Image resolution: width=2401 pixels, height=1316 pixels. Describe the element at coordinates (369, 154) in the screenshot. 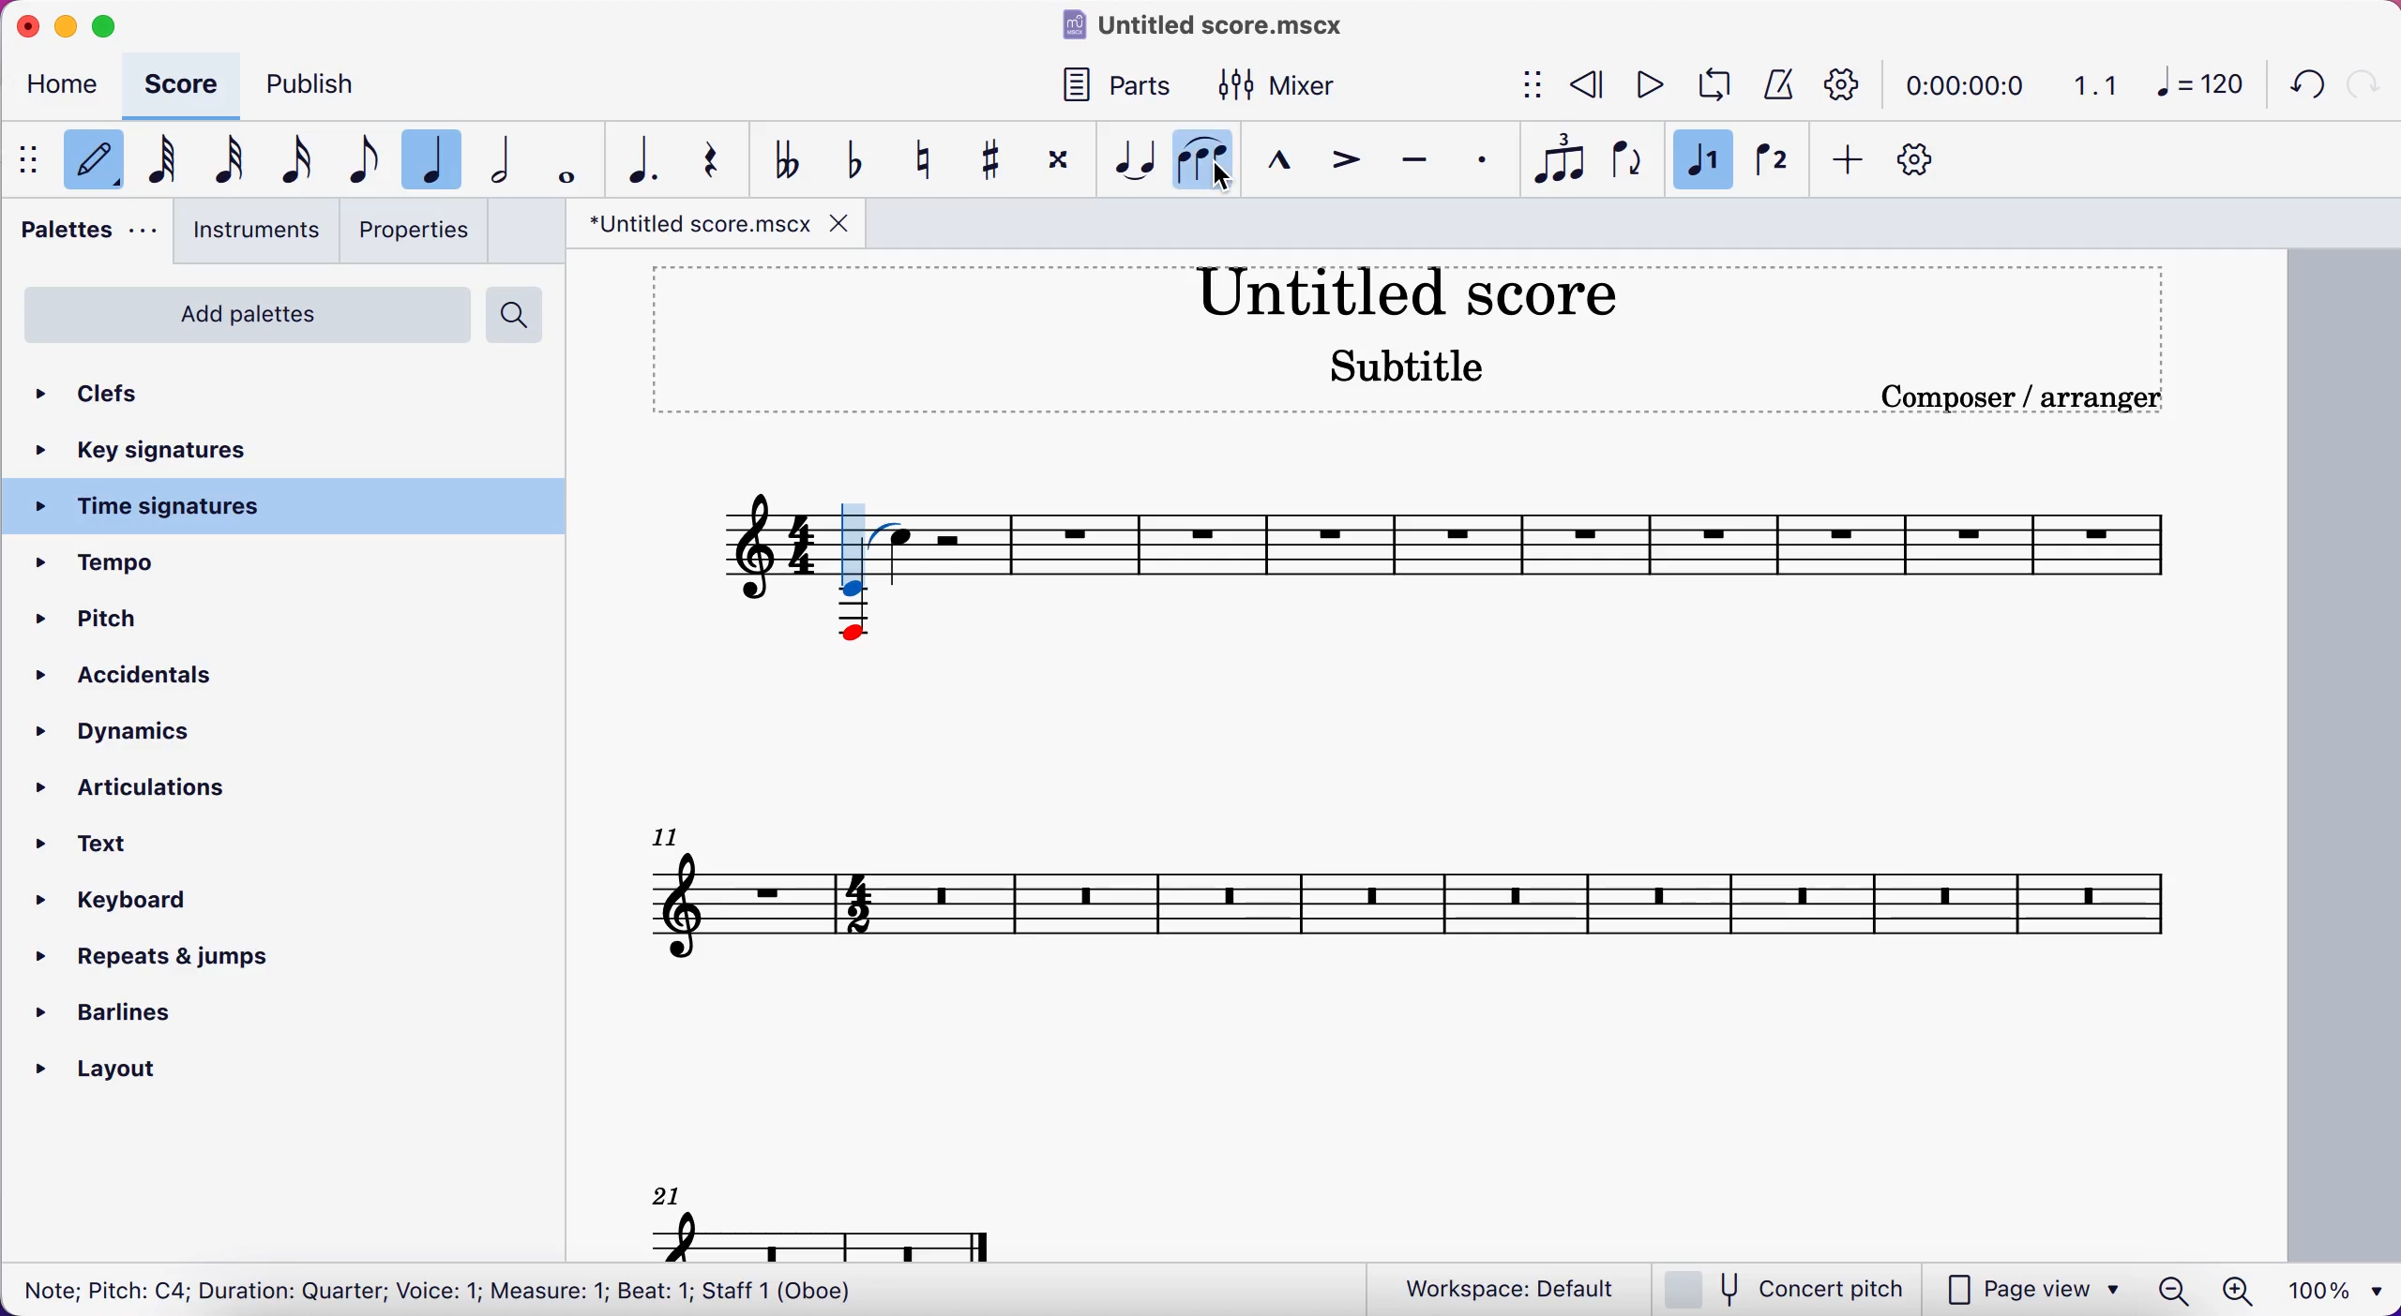

I see `8th note` at that location.